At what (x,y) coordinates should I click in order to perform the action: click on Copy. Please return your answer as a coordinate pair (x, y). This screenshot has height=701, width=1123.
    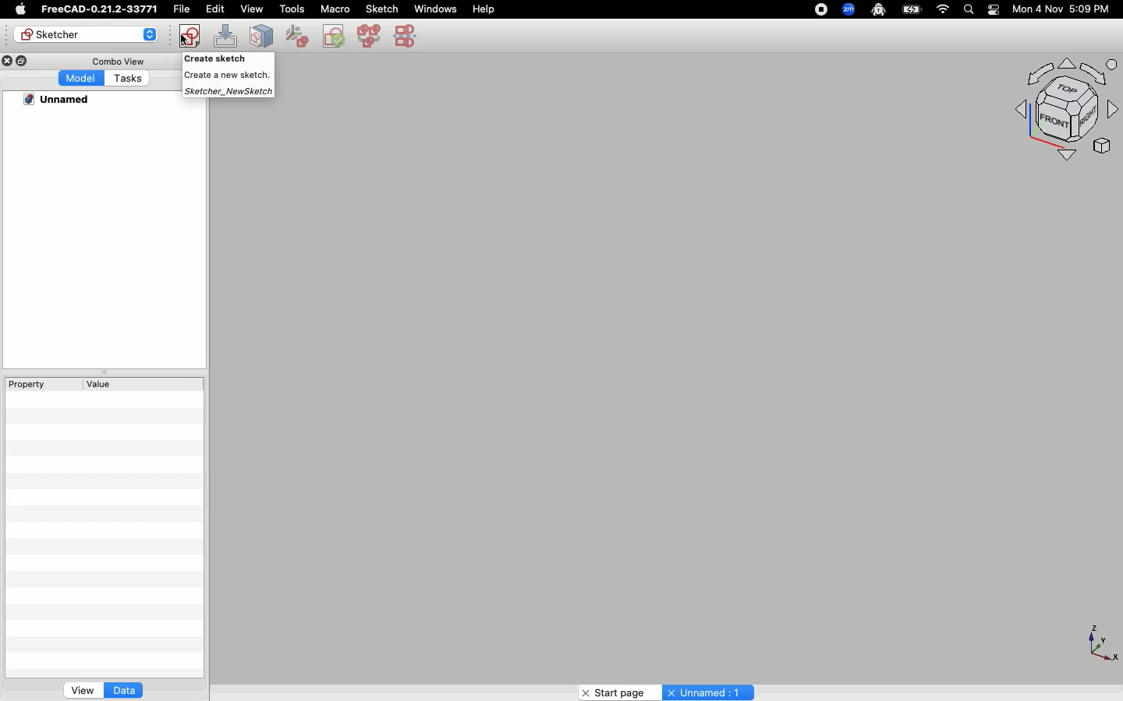
    Looking at the image, I should click on (23, 61).